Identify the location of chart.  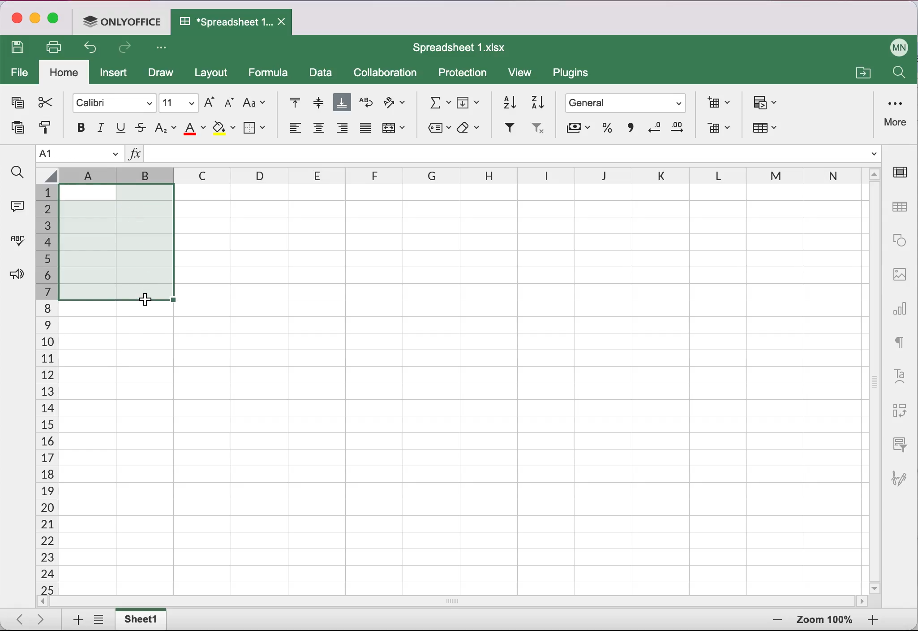
(901, 305).